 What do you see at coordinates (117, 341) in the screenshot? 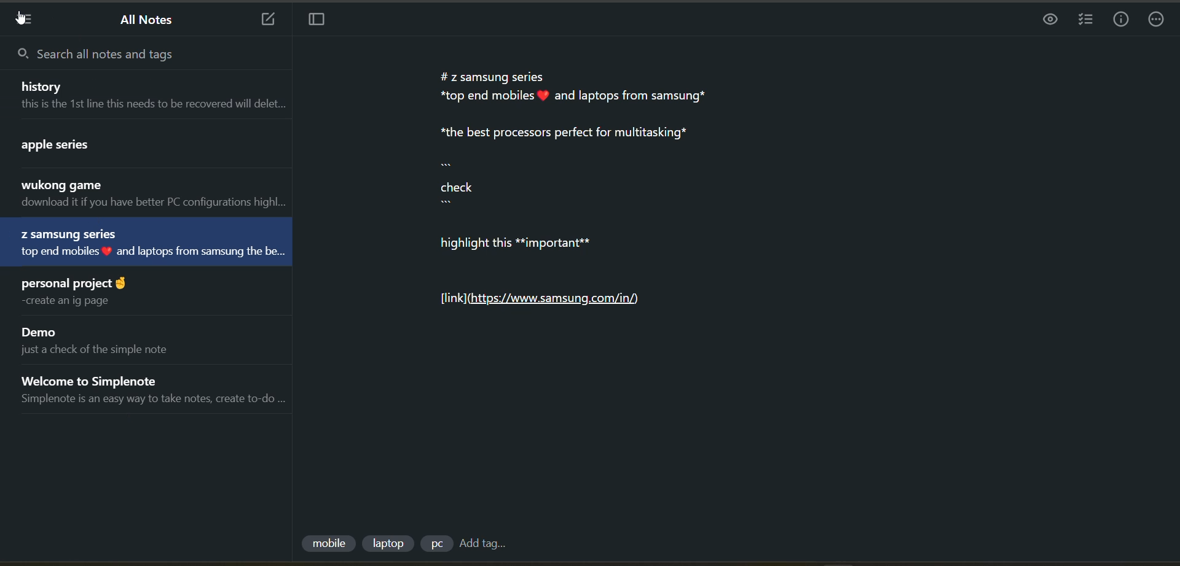
I see `note title and preview` at bounding box center [117, 341].